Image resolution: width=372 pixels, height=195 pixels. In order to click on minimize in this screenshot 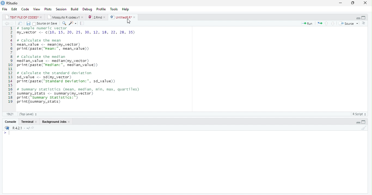, I will do `click(358, 18)`.